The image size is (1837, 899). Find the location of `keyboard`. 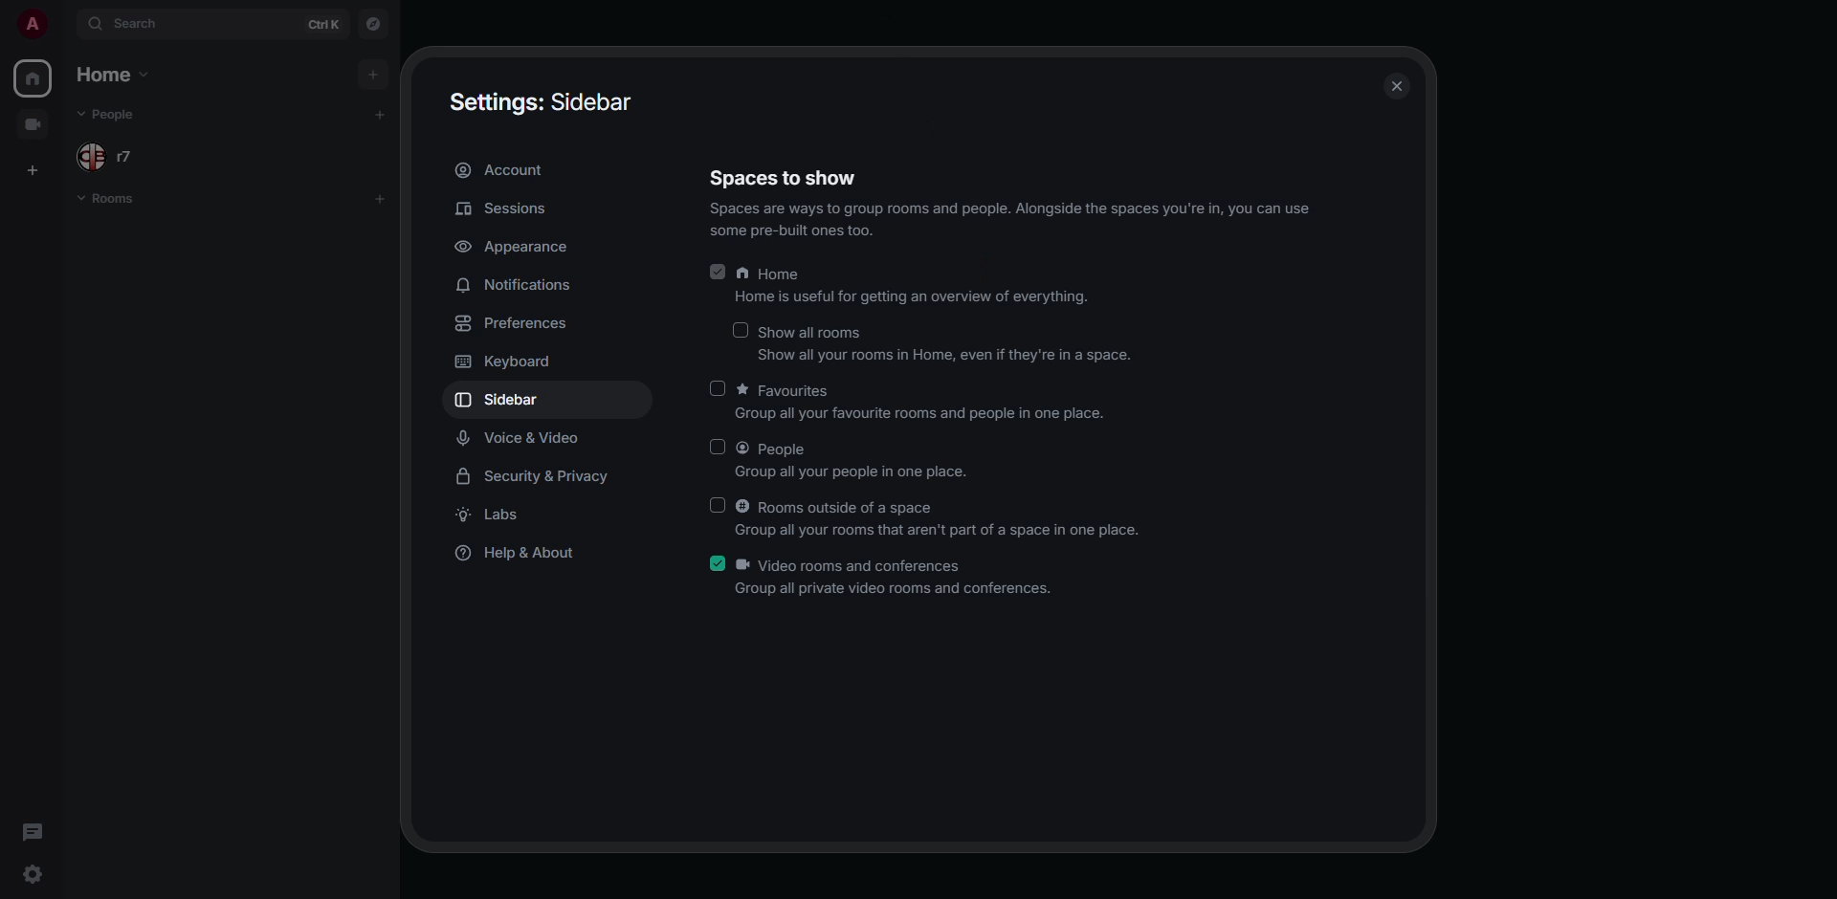

keyboard is located at coordinates (511, 361).